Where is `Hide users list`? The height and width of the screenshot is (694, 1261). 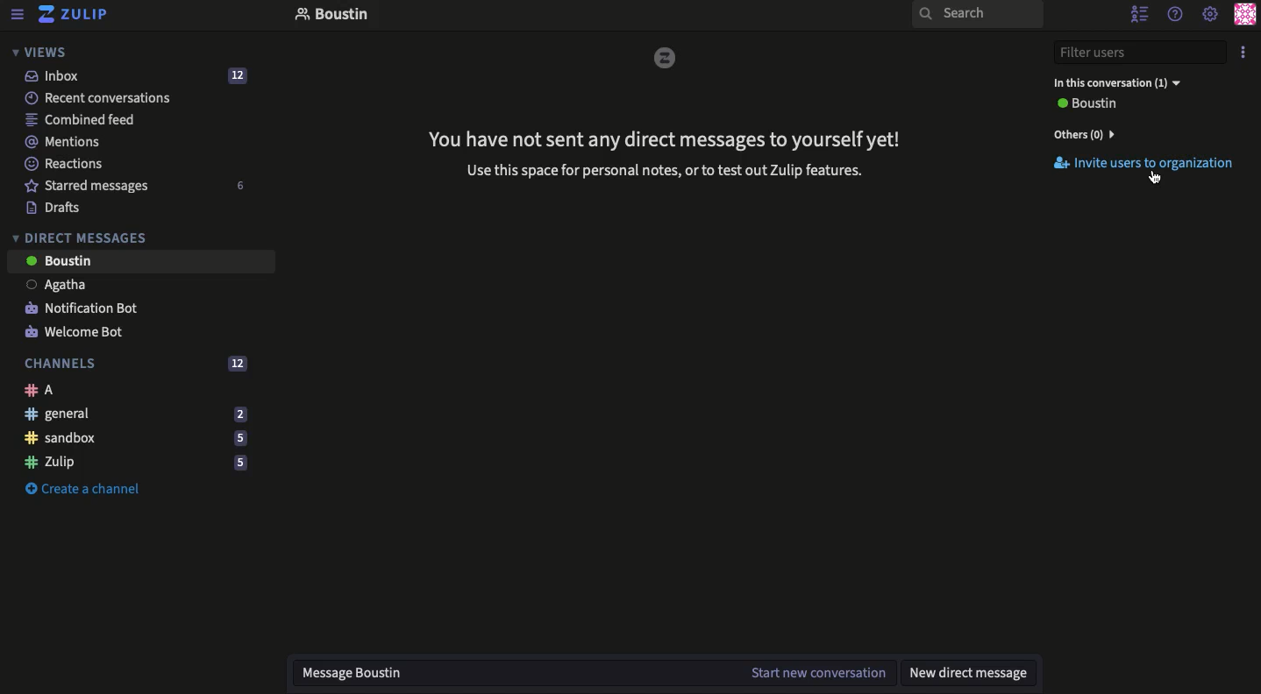 Hide users list is located at coordinates (1137, 13).